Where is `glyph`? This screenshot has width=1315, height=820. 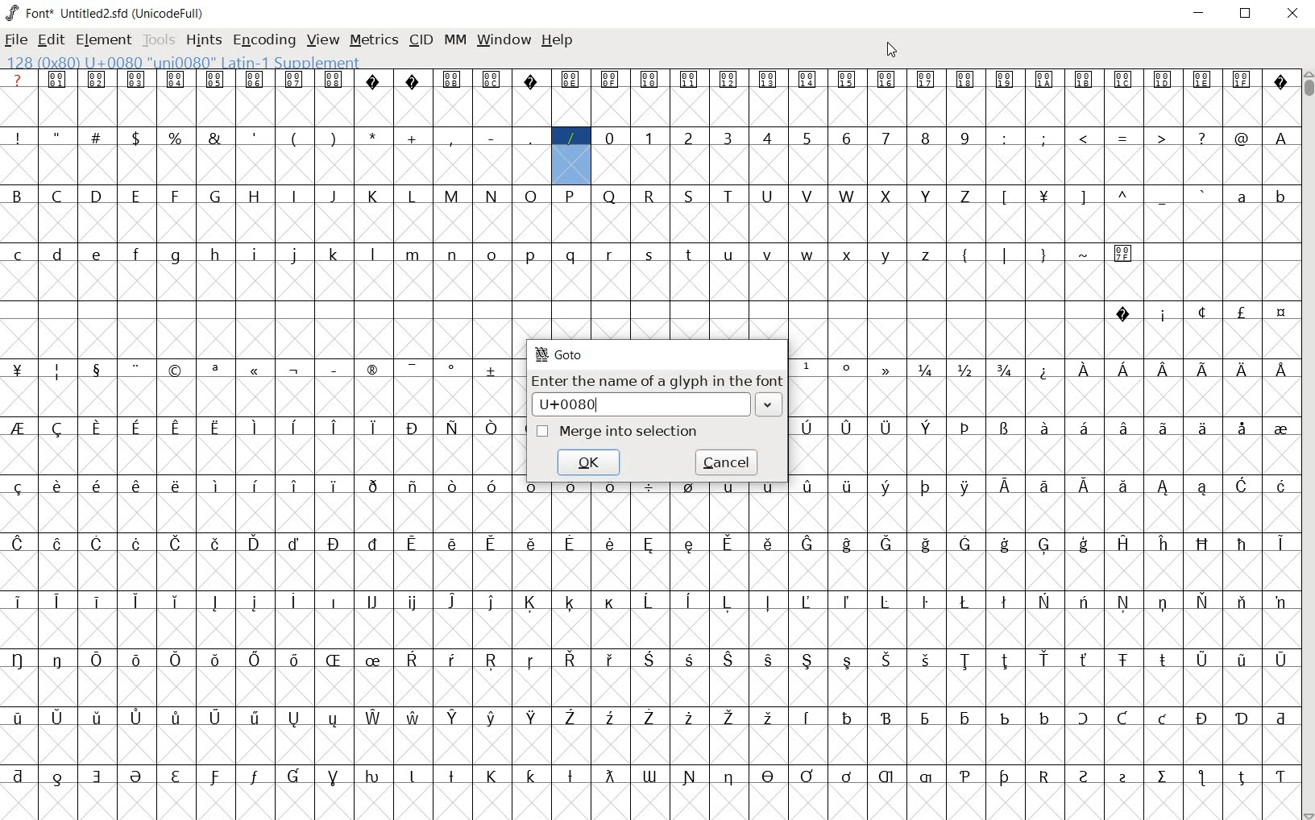 glyph is located at coordinates (1243, 429).